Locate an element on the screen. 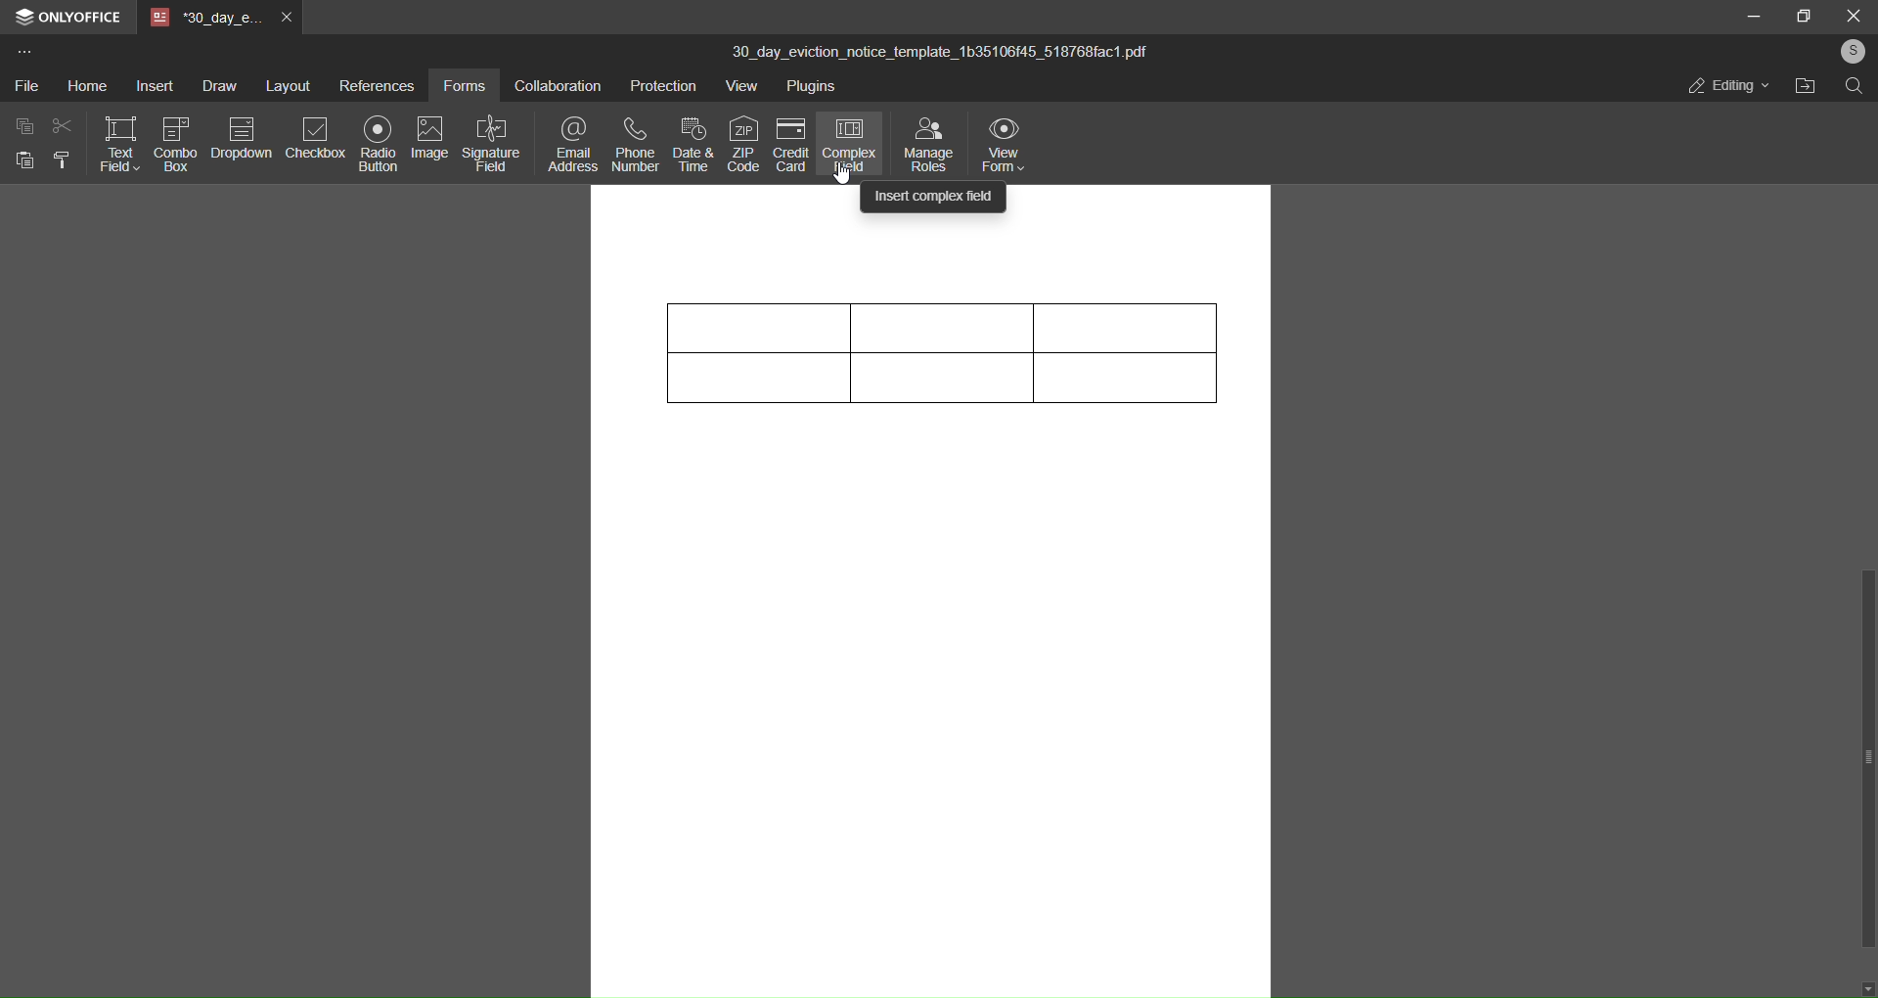 This screenshot has width=1878, height=998. plugins is located at coordinates (815, 87).